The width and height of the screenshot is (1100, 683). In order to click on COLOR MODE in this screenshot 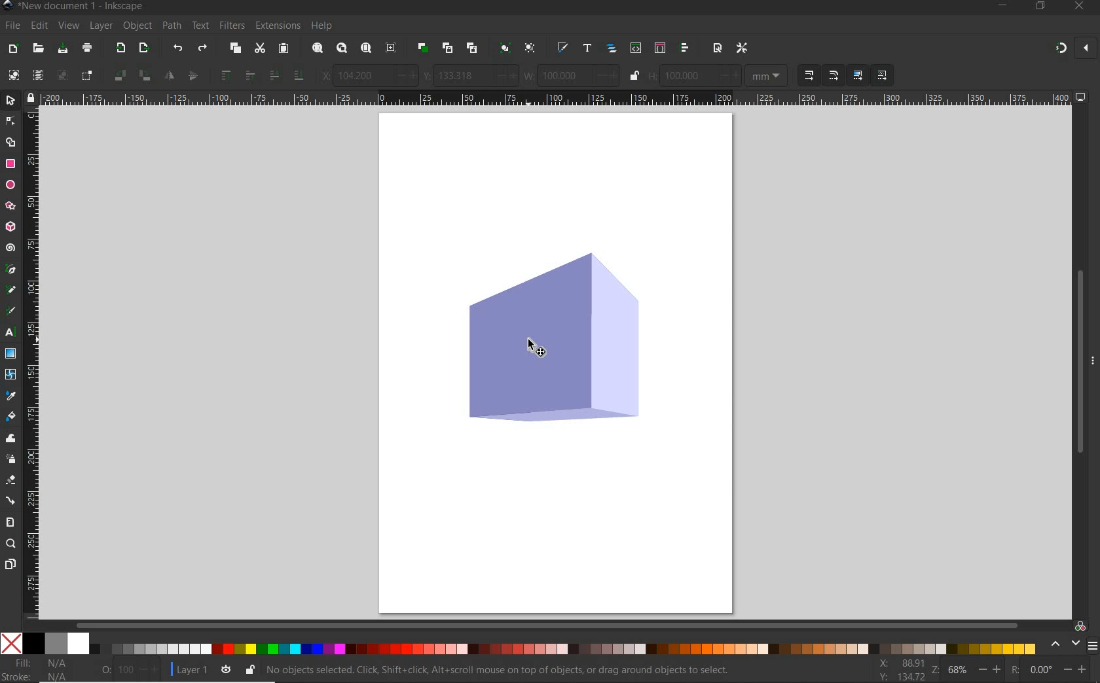, I will do `click(519, 644)`.